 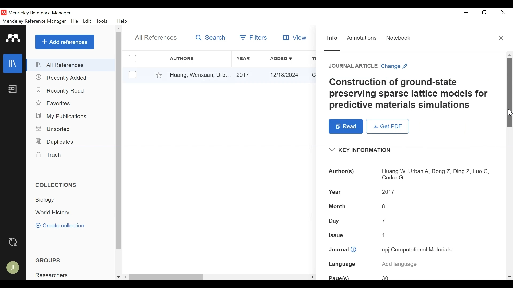 What do you see at coordinates (338, 250) in the screenshot?
I see `Journal` at bounding box center [338, 250].